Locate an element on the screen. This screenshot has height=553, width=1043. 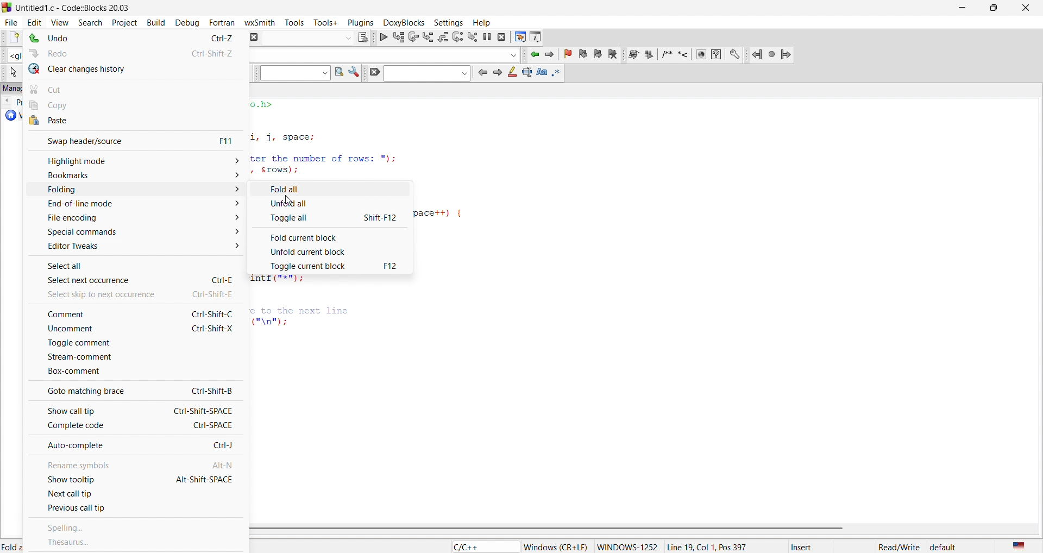
language is located at coordinates (1016, 545).